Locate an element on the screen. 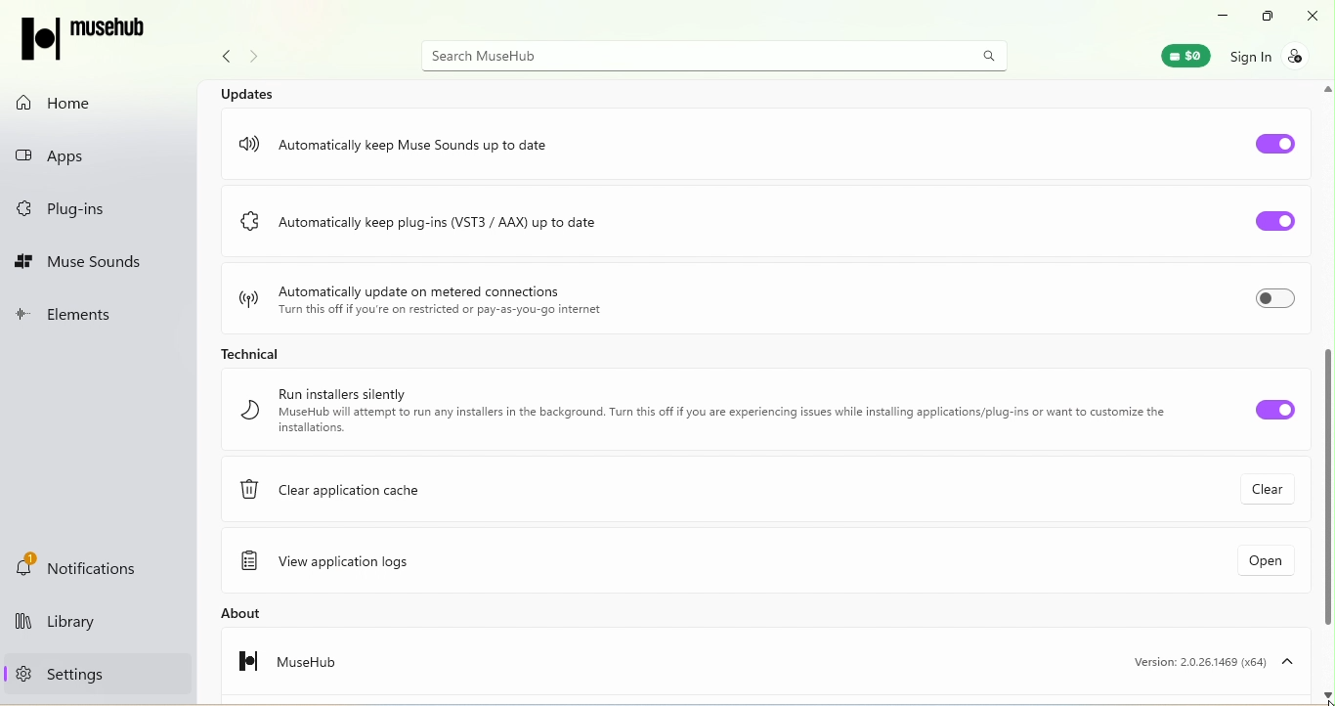 This screenshot has width=1335, height=706. Open is located at coordinates (1247, 565).